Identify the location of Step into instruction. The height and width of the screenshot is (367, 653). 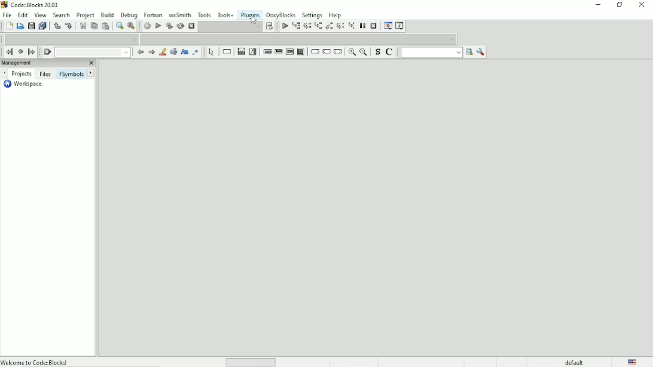
(352, 25).